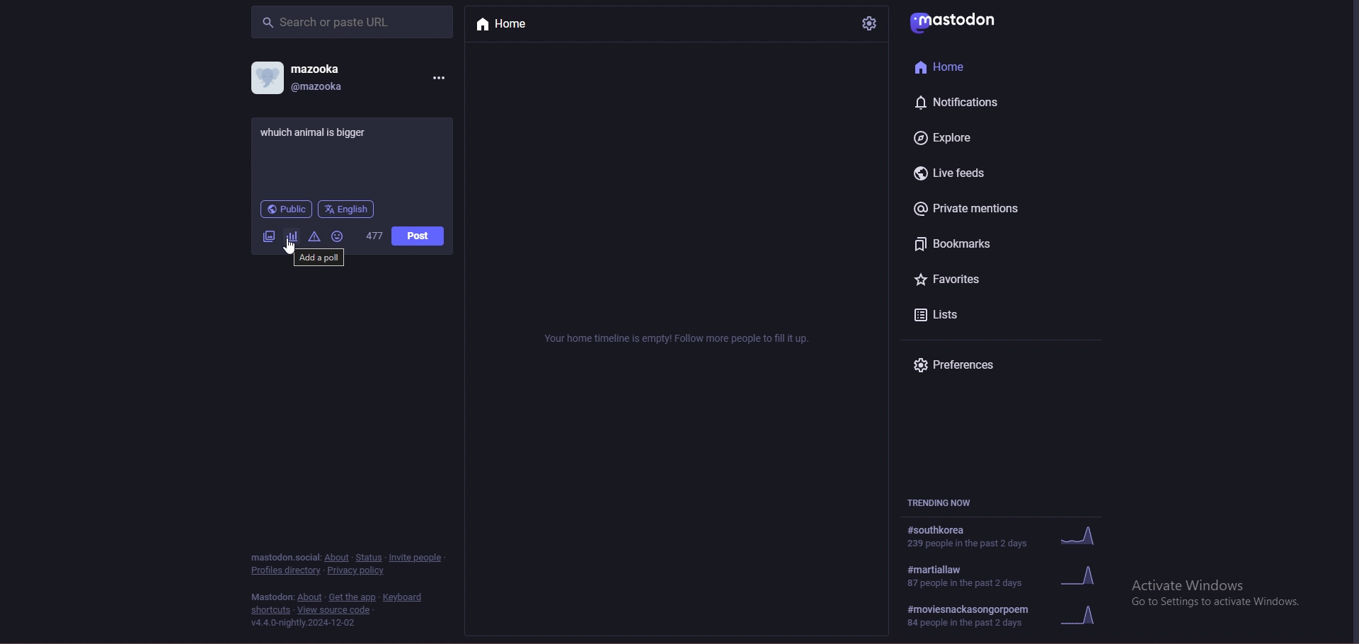 This screenshot has width=1359, height=644. Describe the element at coordinates (417, 557) in the screenshot. I see `invite people` at that location.